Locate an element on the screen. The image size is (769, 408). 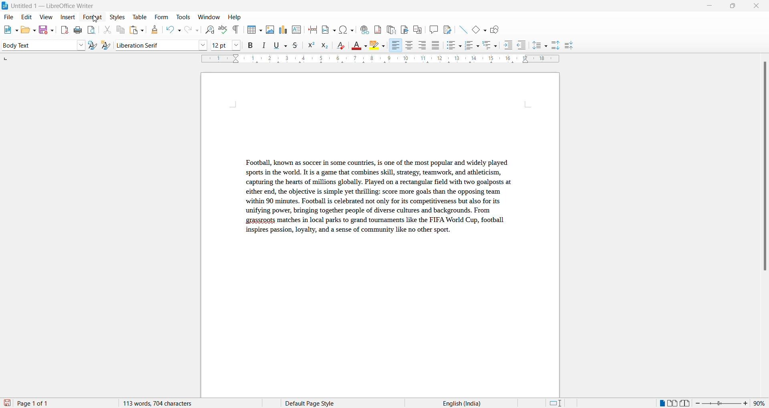
insert endnote is located at coordinates (390, 28).